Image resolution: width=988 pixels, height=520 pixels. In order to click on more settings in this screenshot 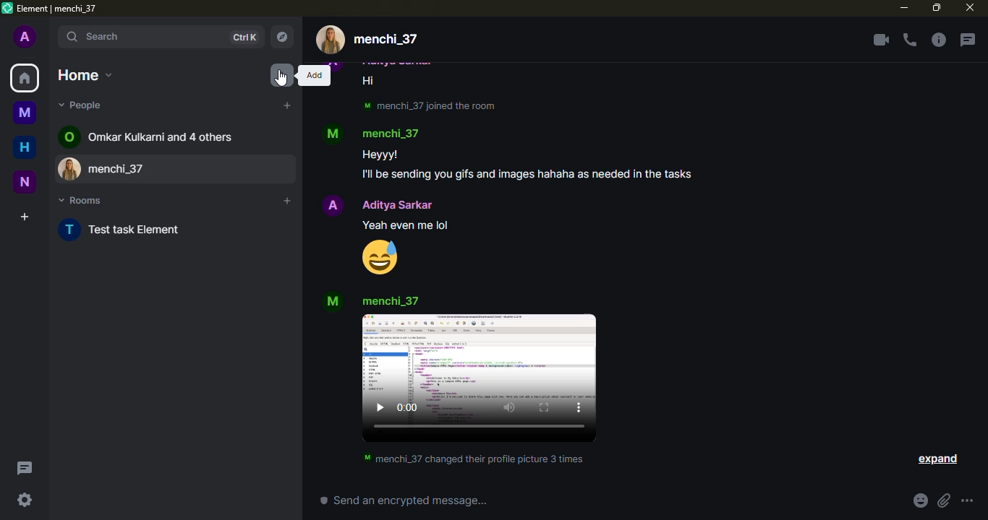, I will do `click(967, 500)`.